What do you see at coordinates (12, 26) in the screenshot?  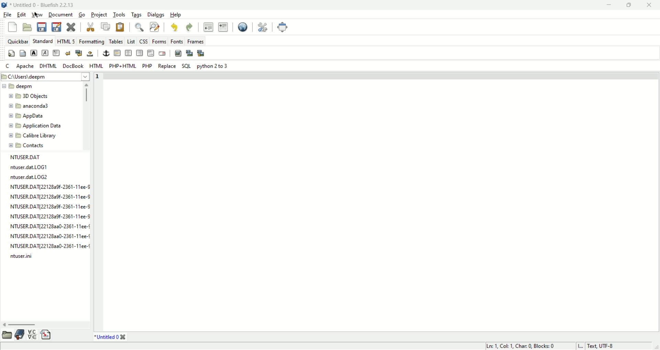 I see `new` at bounding box center [12, 26].